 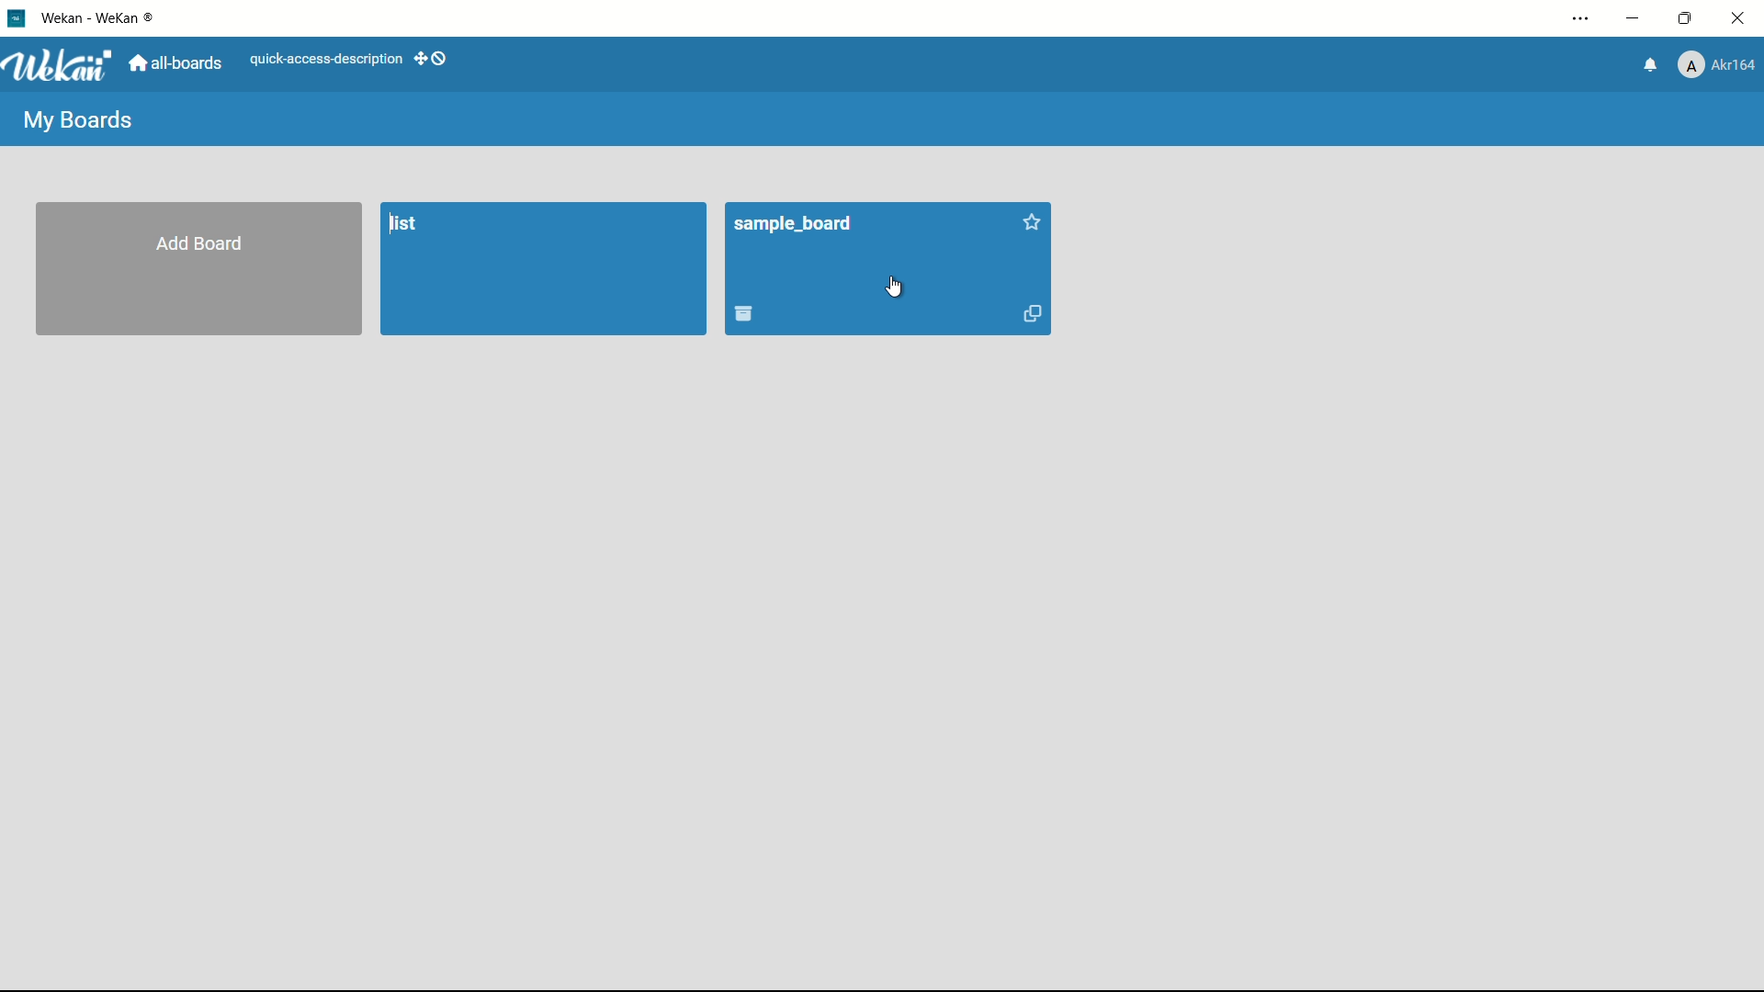 What do you see at coordinates (793, 225) in the screenshot?
I see `board name` at bounding box center [793, 225].